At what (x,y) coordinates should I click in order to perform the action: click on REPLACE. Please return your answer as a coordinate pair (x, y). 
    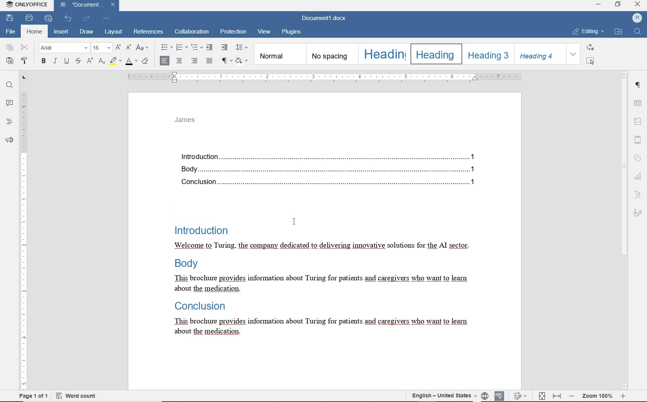
    Looking at the image, I should click on (590, 47).